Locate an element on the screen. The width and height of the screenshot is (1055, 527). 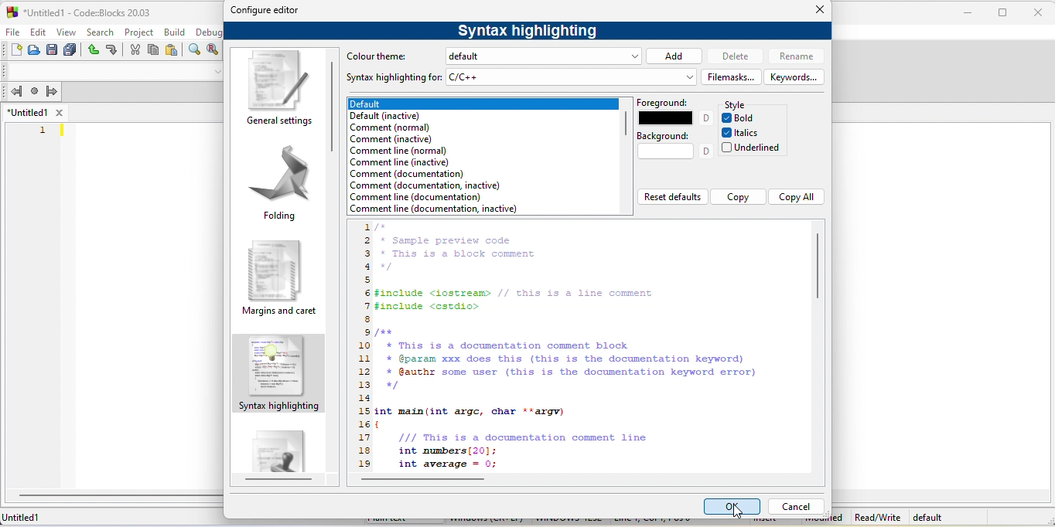
jump forward is located at coordinates (52, 90).